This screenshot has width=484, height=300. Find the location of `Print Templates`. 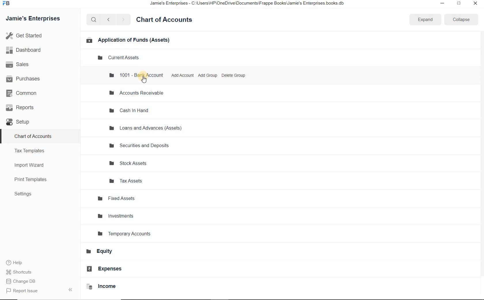

Print Templates is located at coordinates (34, 180).